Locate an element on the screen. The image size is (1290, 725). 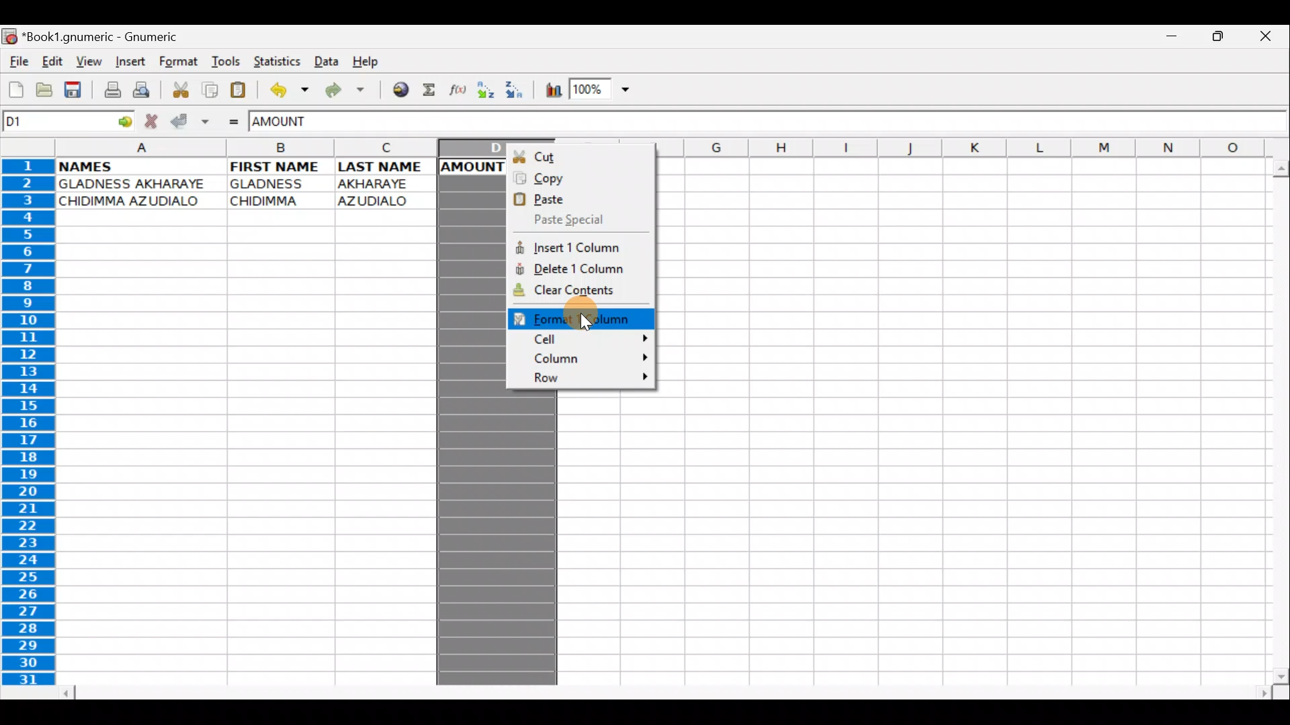
go to is located at coordinates (128, 122).